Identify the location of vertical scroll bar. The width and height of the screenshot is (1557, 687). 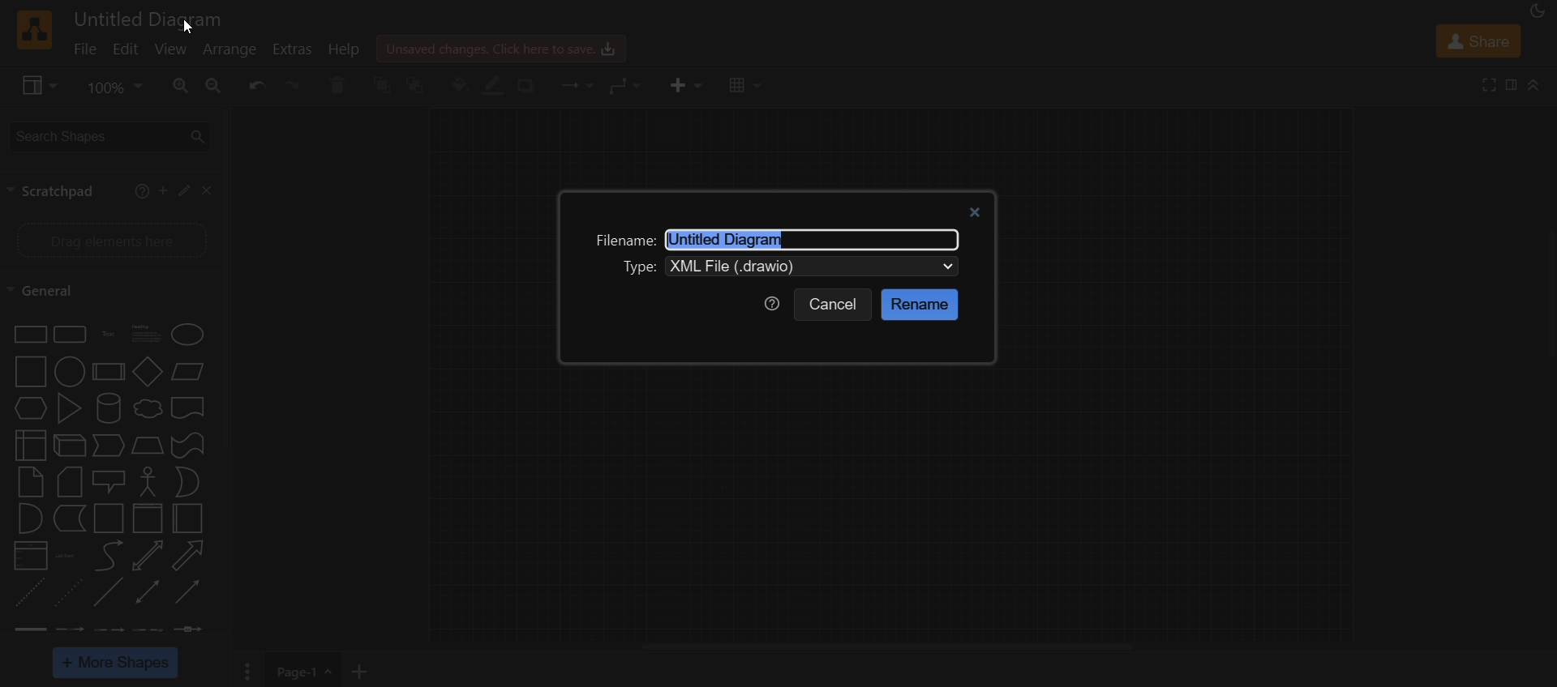
(227, 277).